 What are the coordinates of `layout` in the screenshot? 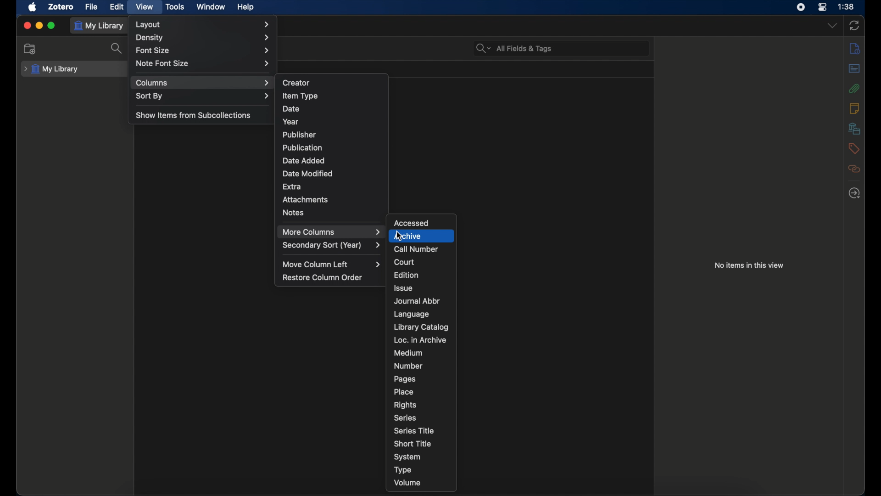 It's located at (203, 24).